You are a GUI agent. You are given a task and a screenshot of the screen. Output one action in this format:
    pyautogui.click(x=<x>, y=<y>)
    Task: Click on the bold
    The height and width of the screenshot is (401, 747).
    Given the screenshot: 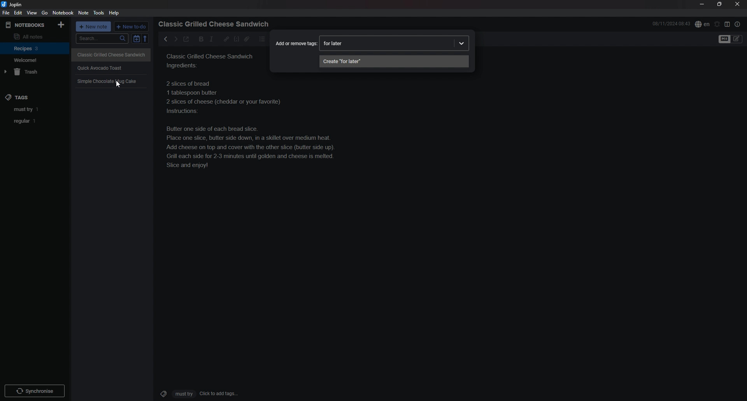 What is the action you would take?
    pyautogui.click(x=199, y=39)
    